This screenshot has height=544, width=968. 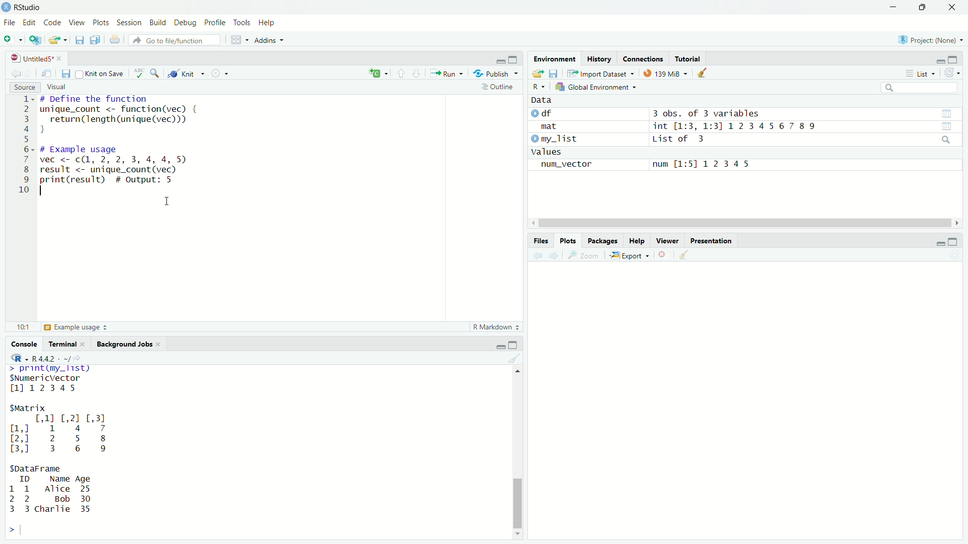 I want to click on forward, so click(x=557, y=256).